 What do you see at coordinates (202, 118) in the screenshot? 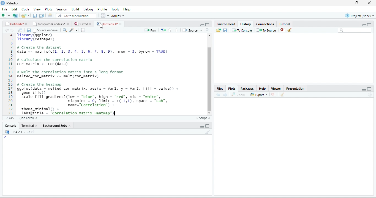
I see `R SCRIPT` at bounding box center [202, 118].